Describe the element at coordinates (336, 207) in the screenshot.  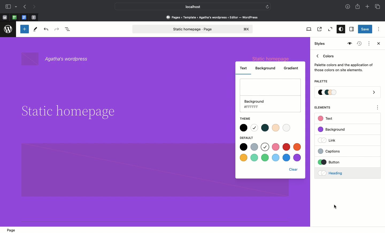
I see `cursor` at that location.